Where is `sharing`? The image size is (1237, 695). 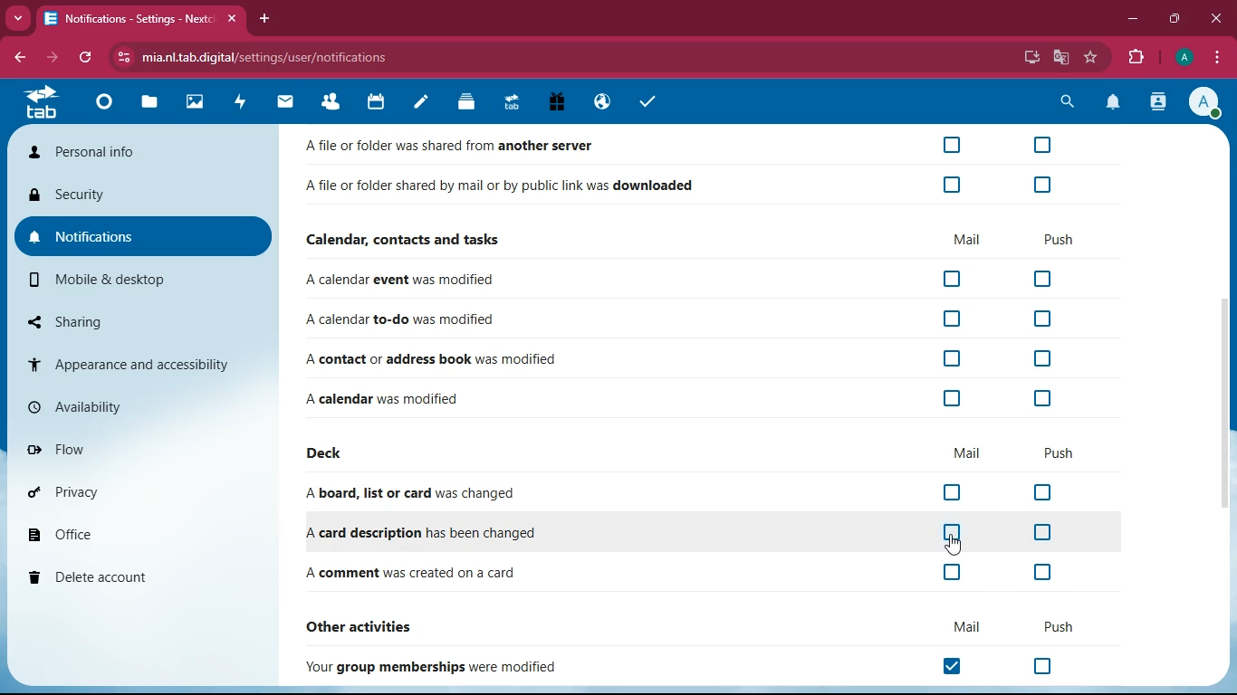 sharing is located at coordinates (146, 321).